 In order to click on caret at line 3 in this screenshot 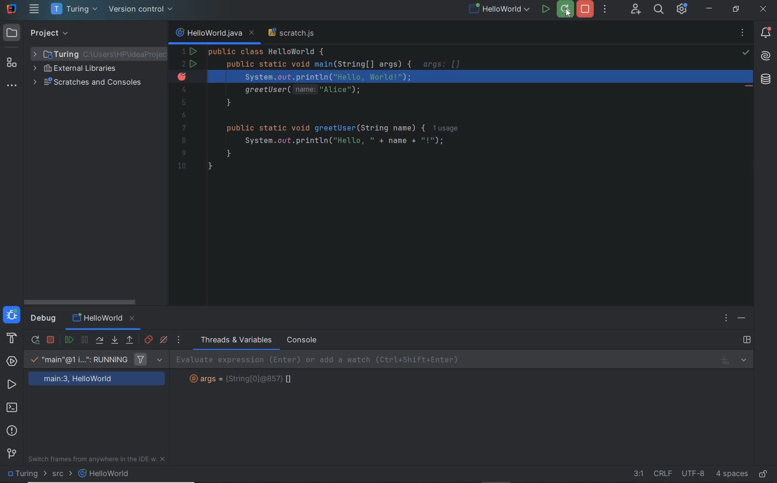, I will do `click(465, 76)`.